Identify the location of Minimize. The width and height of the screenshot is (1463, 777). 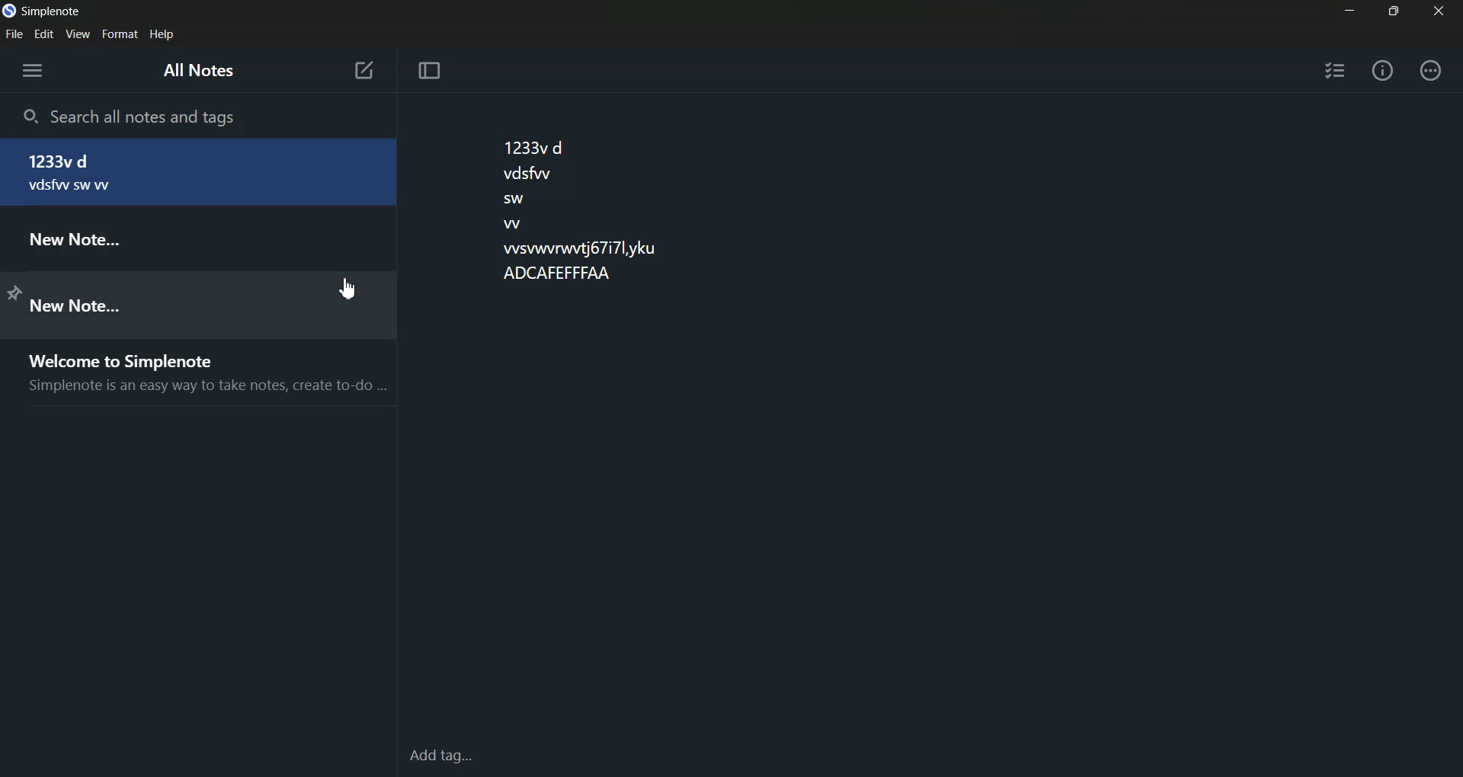
(1349, 9).